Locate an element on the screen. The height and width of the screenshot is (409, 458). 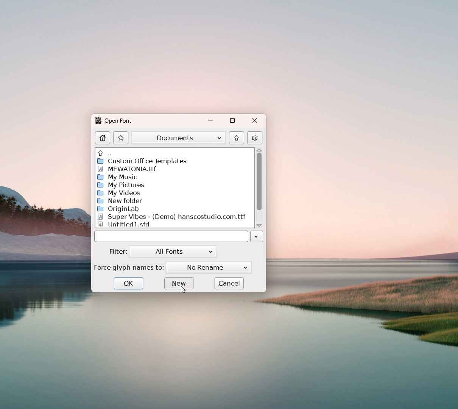
name of selected file is located at coordinates (170, 237).